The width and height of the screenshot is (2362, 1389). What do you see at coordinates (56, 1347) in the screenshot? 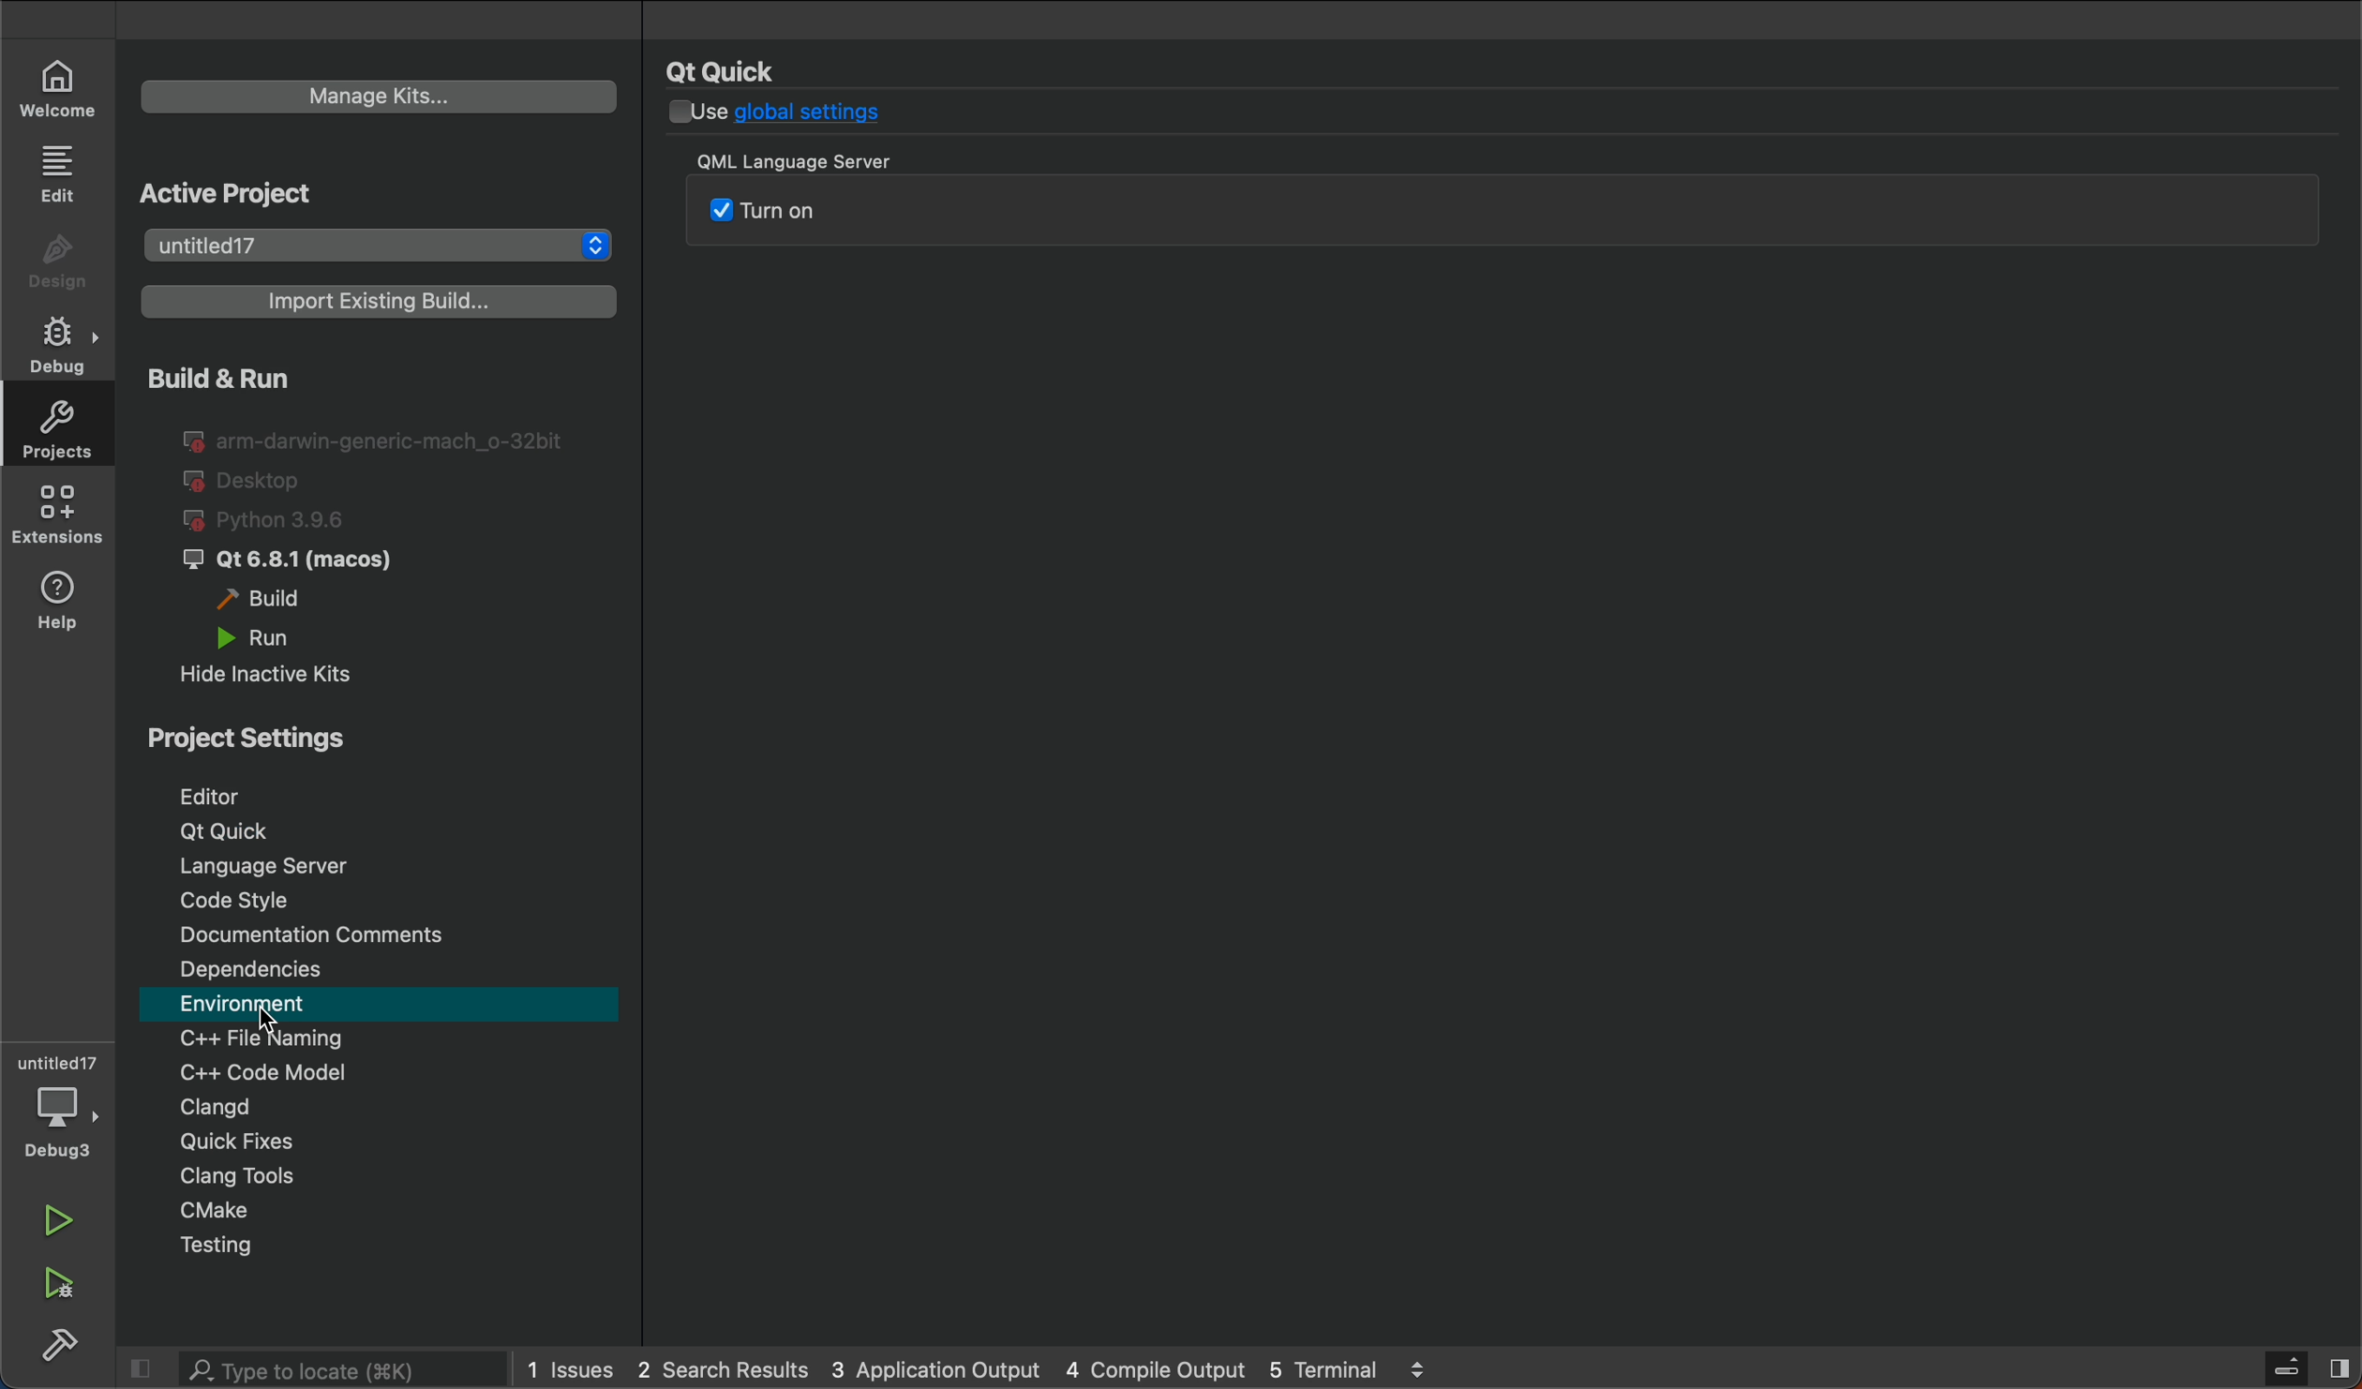
I see `build` at bounding box center [56, 1347].